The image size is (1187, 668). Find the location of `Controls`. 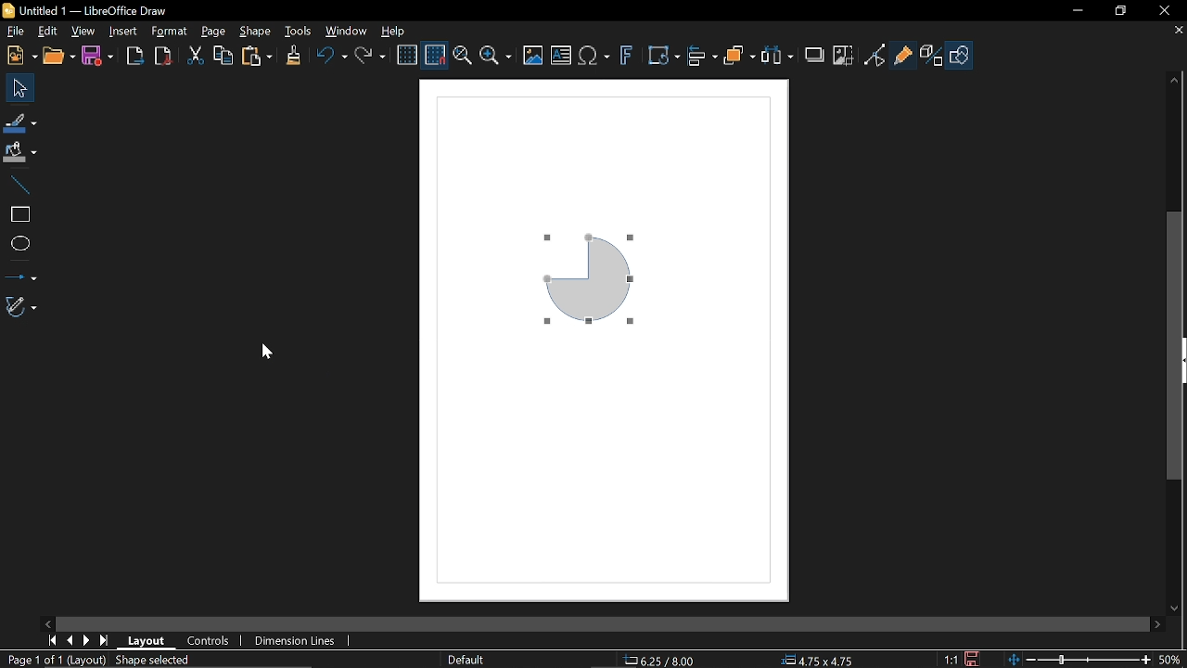

Controls is located at coordinates (207, 640).